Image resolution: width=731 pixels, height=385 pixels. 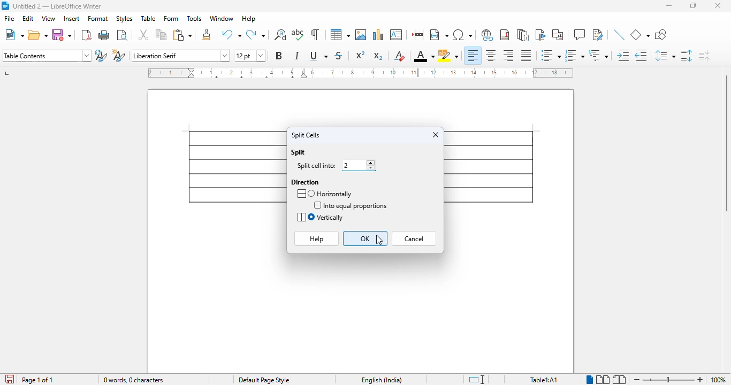 What do you see at coordinates (62, 35) in the screenshot?
I see `save` at bounding box center [62, 35].